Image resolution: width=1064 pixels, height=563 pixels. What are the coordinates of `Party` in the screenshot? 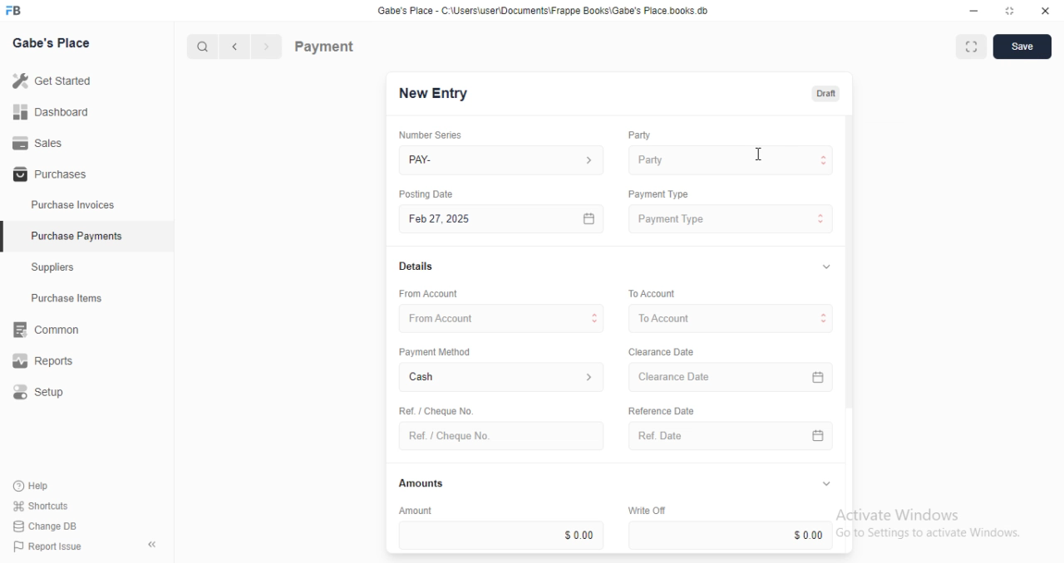 It's located at (638, 135).